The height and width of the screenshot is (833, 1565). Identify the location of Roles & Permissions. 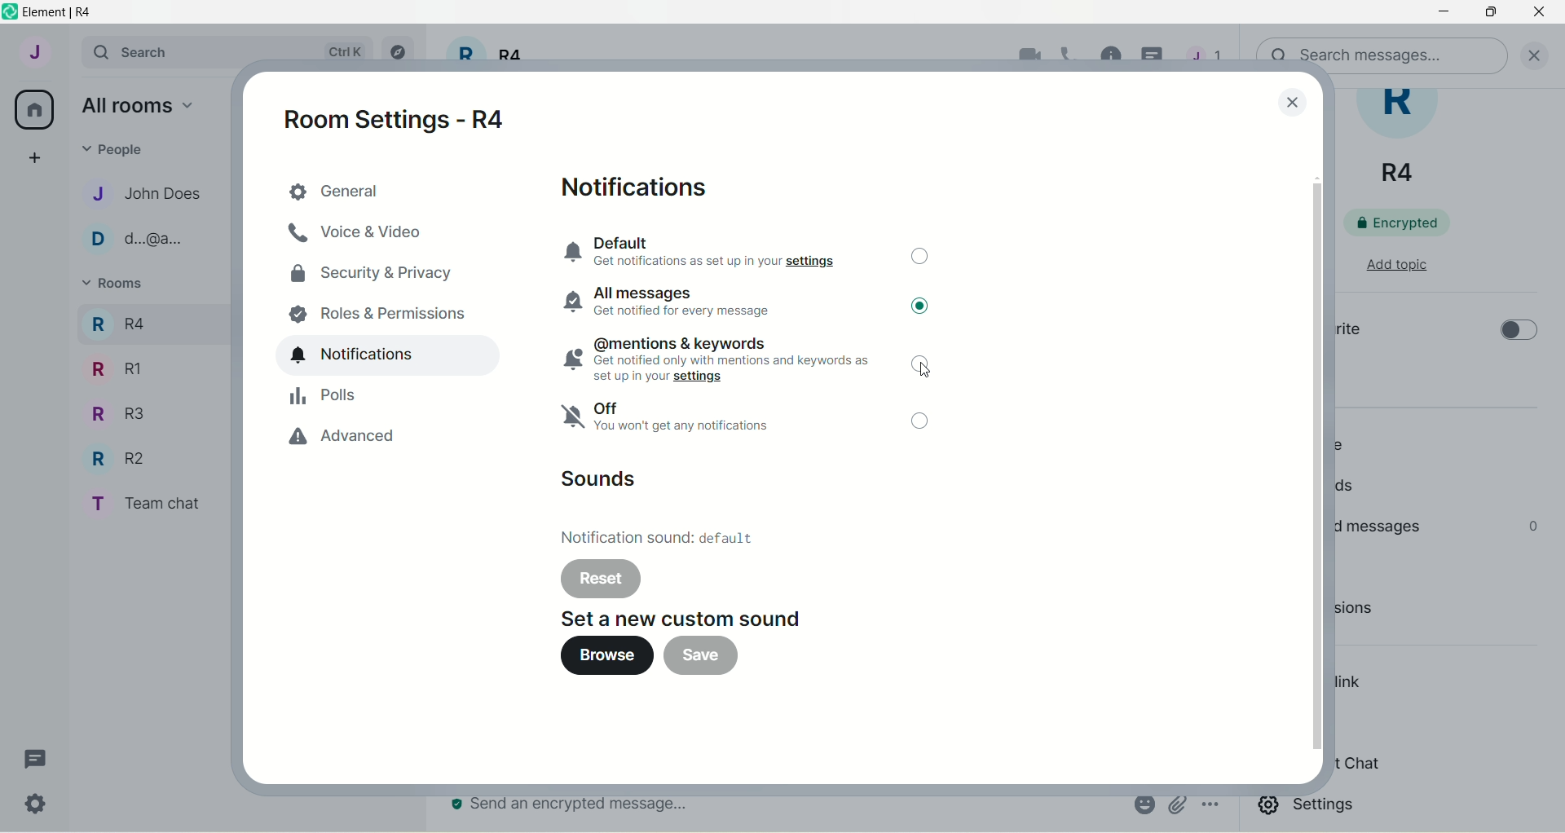
(377, 310).